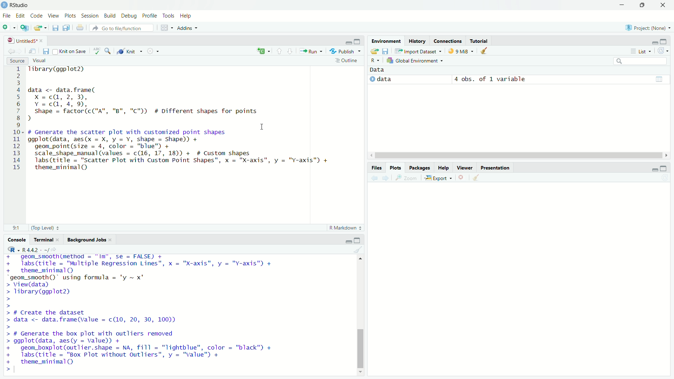 Image resolution: width=674 pixels, height=379 pixels. Describe the element at coordinates (640, 51) in the screenshot. I see `List` at that location.